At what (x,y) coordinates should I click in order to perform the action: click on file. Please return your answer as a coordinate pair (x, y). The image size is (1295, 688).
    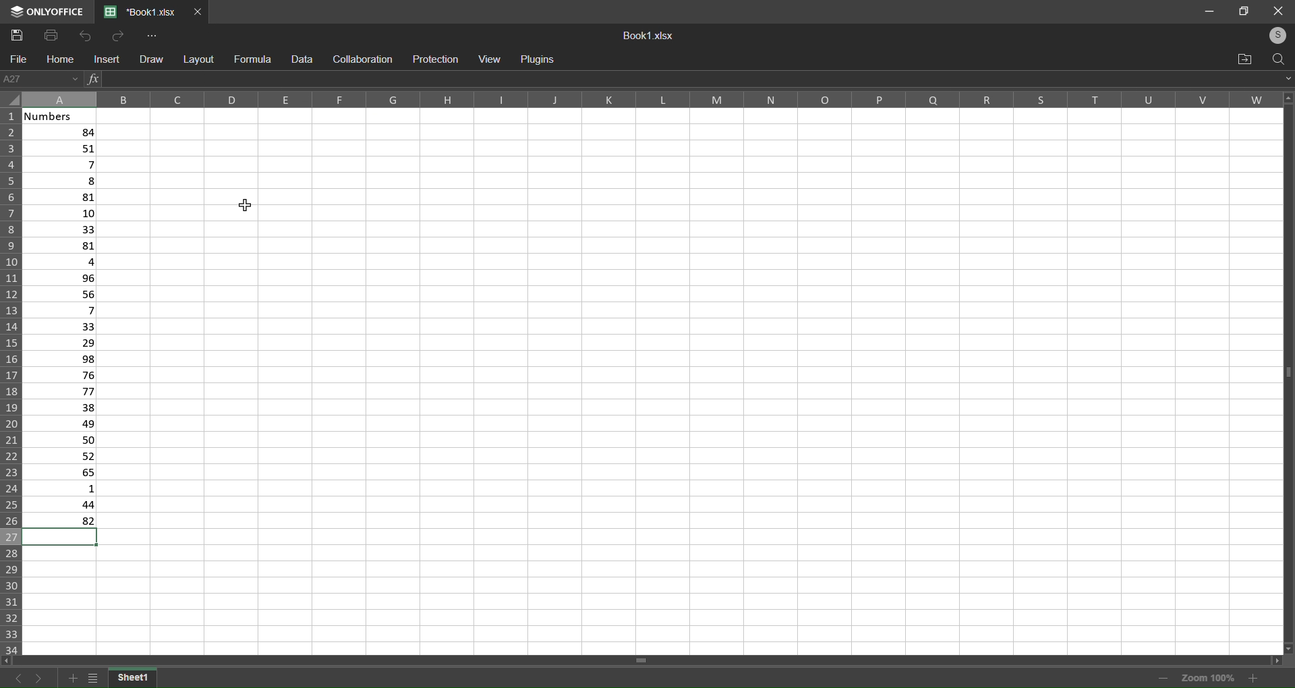
    Looking at the image, I should click on (19, 59).